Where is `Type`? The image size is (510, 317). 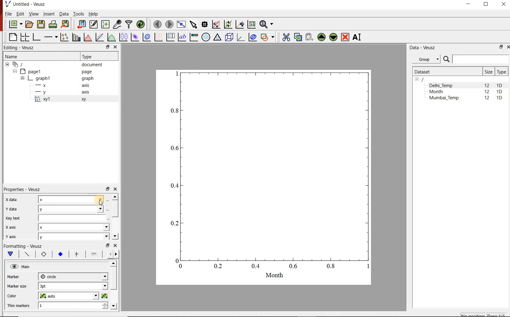
Type is located at coordinates (90, 56).